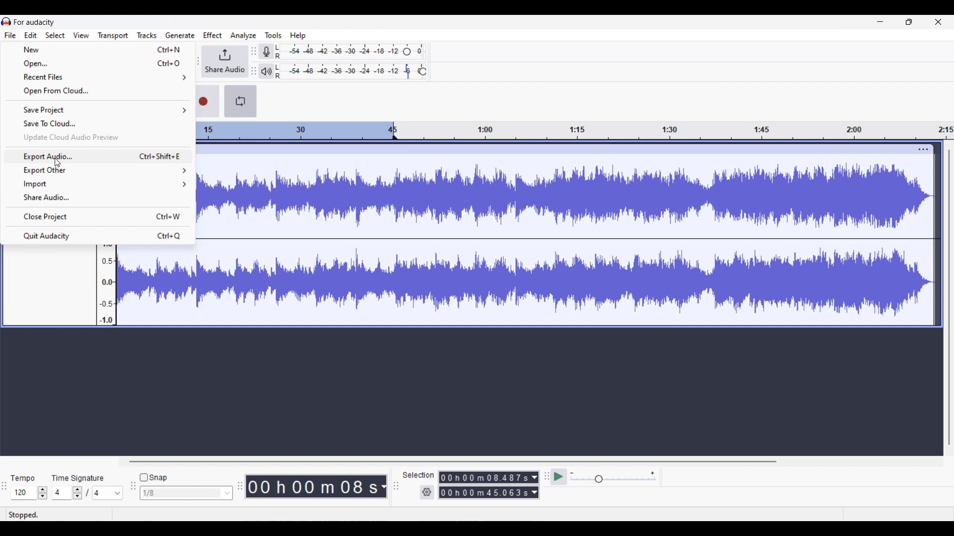 This screenshot has width=954, height=536. What do you see at coordinates (310, 486) in the screenshot?
I see `Current timestamp of track` at bounding box center [310, 486].